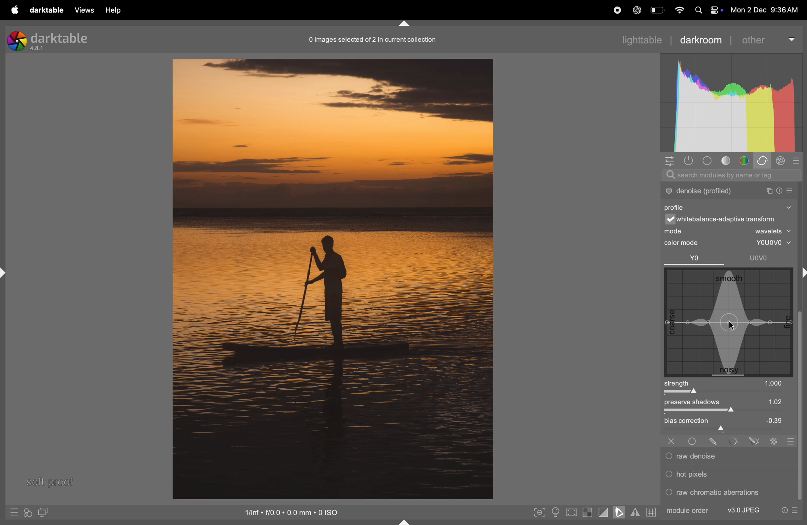 The height and width of the screenshot is (525, 807). Describe the element at coordinates (731, 324) in the screenshot. I see `cursor` at that location.